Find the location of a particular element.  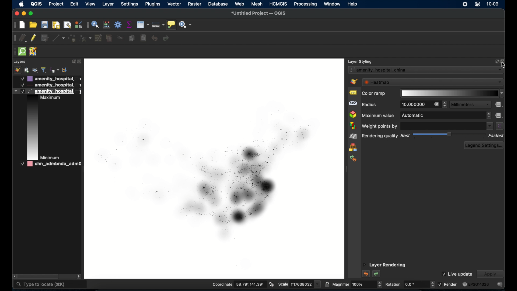

vector is located at coordinates (174, 4).